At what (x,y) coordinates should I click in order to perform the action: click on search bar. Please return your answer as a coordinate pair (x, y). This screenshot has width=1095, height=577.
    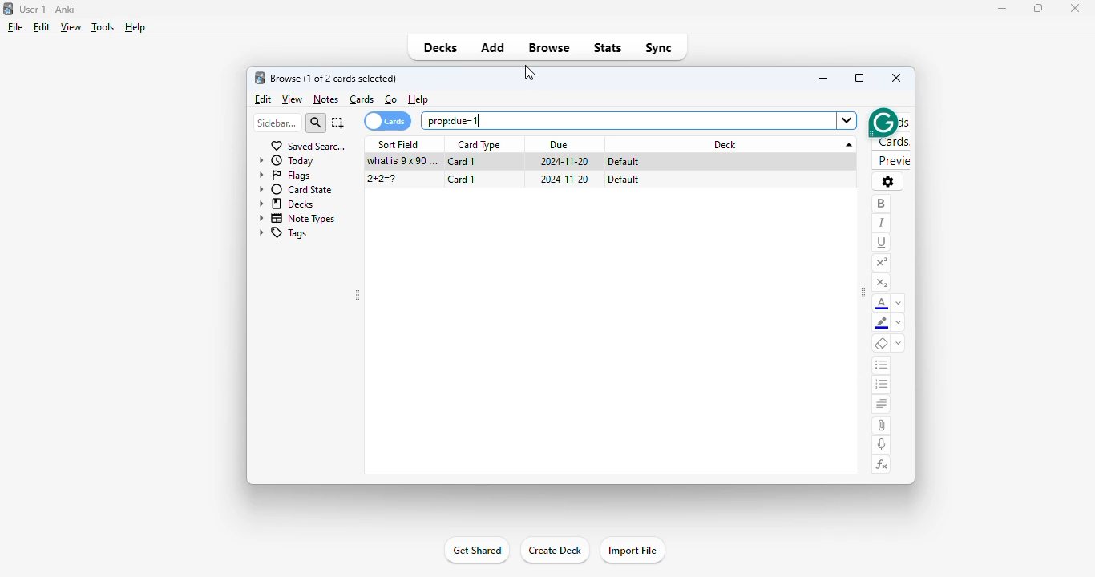
    Looking at the image, I should click on (640, 120).